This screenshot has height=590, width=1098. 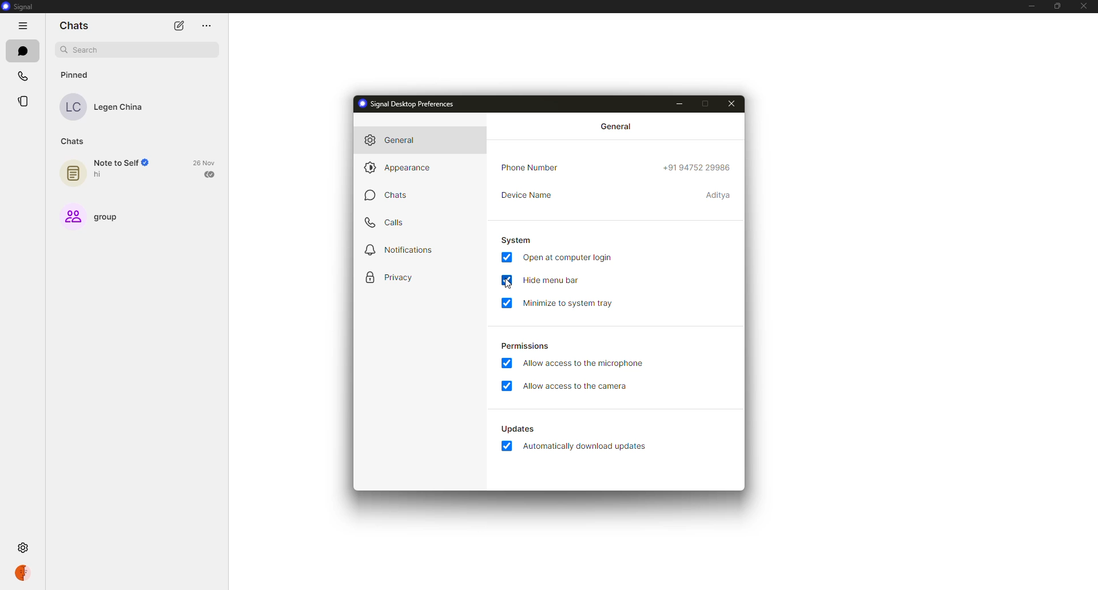 I want to click on phone number, so click(x=695, y=169).